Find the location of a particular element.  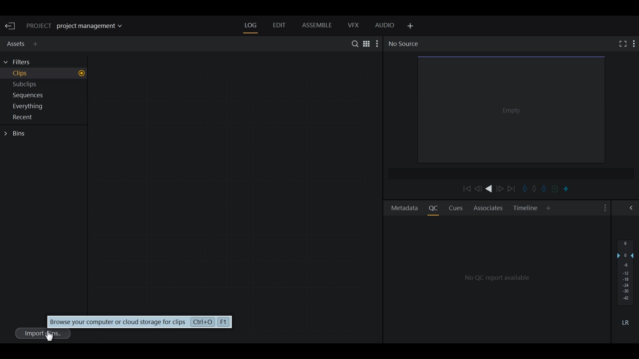

Show Clips in current project is located at coordinates (45, 74).